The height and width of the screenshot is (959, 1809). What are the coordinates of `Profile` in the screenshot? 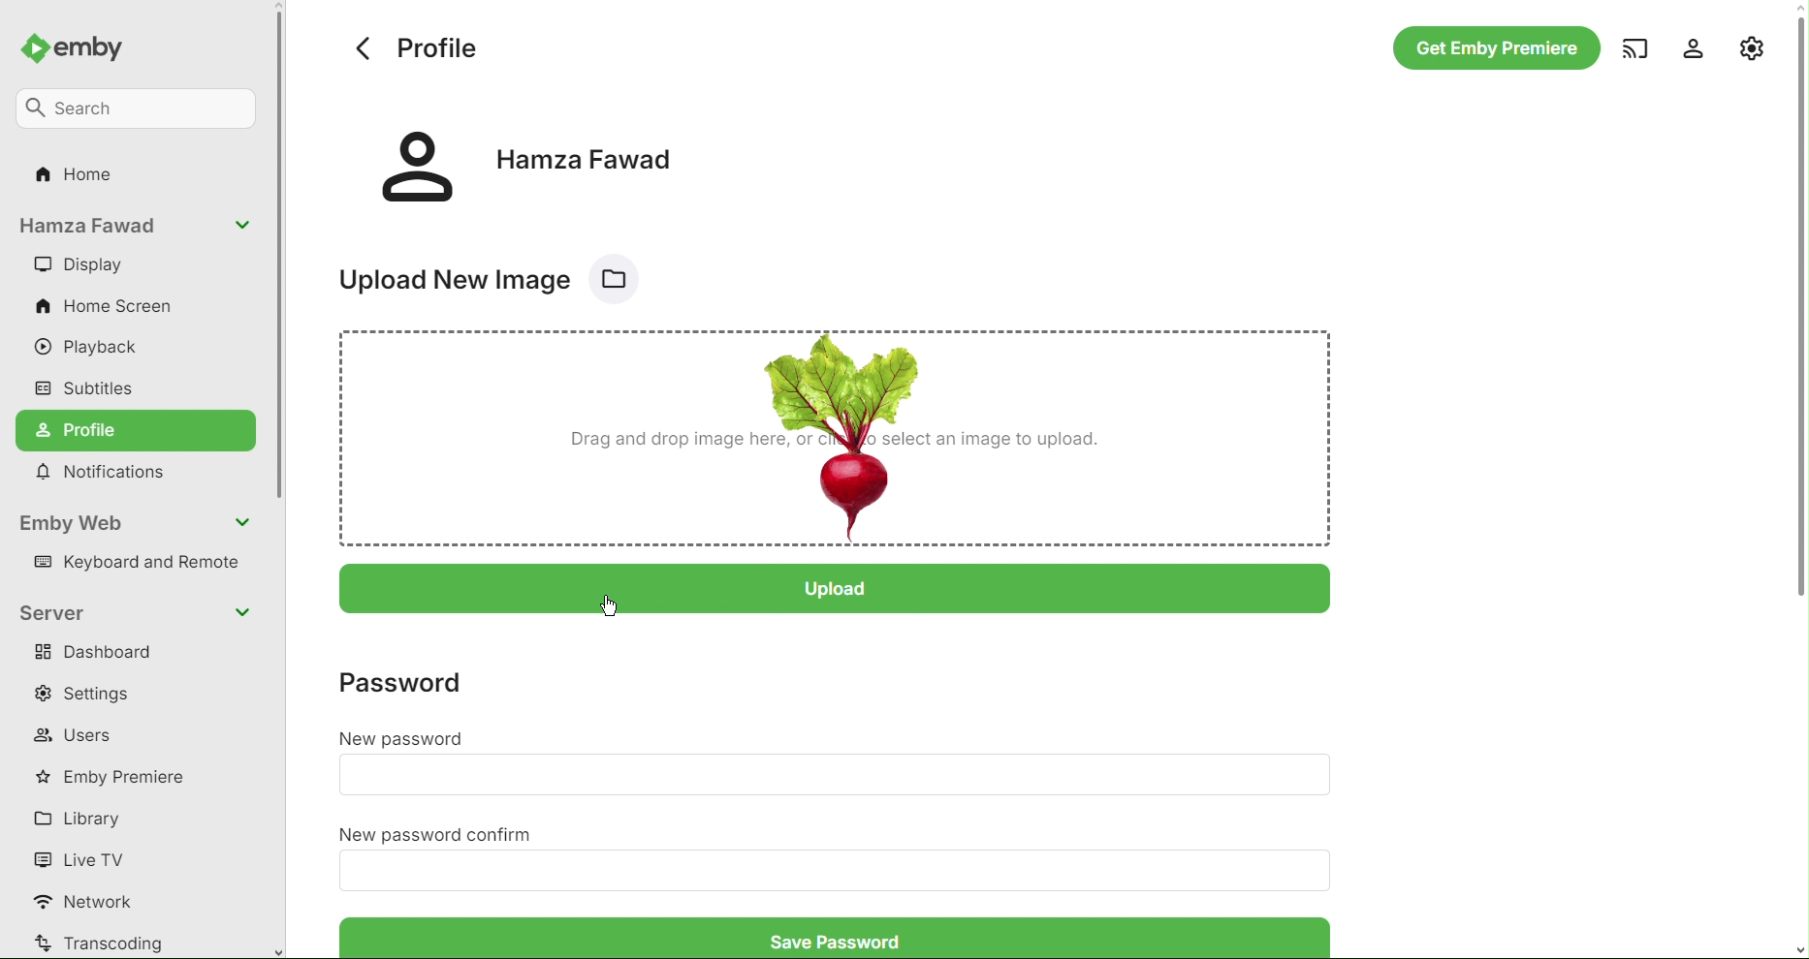 It's located at (414, 47).